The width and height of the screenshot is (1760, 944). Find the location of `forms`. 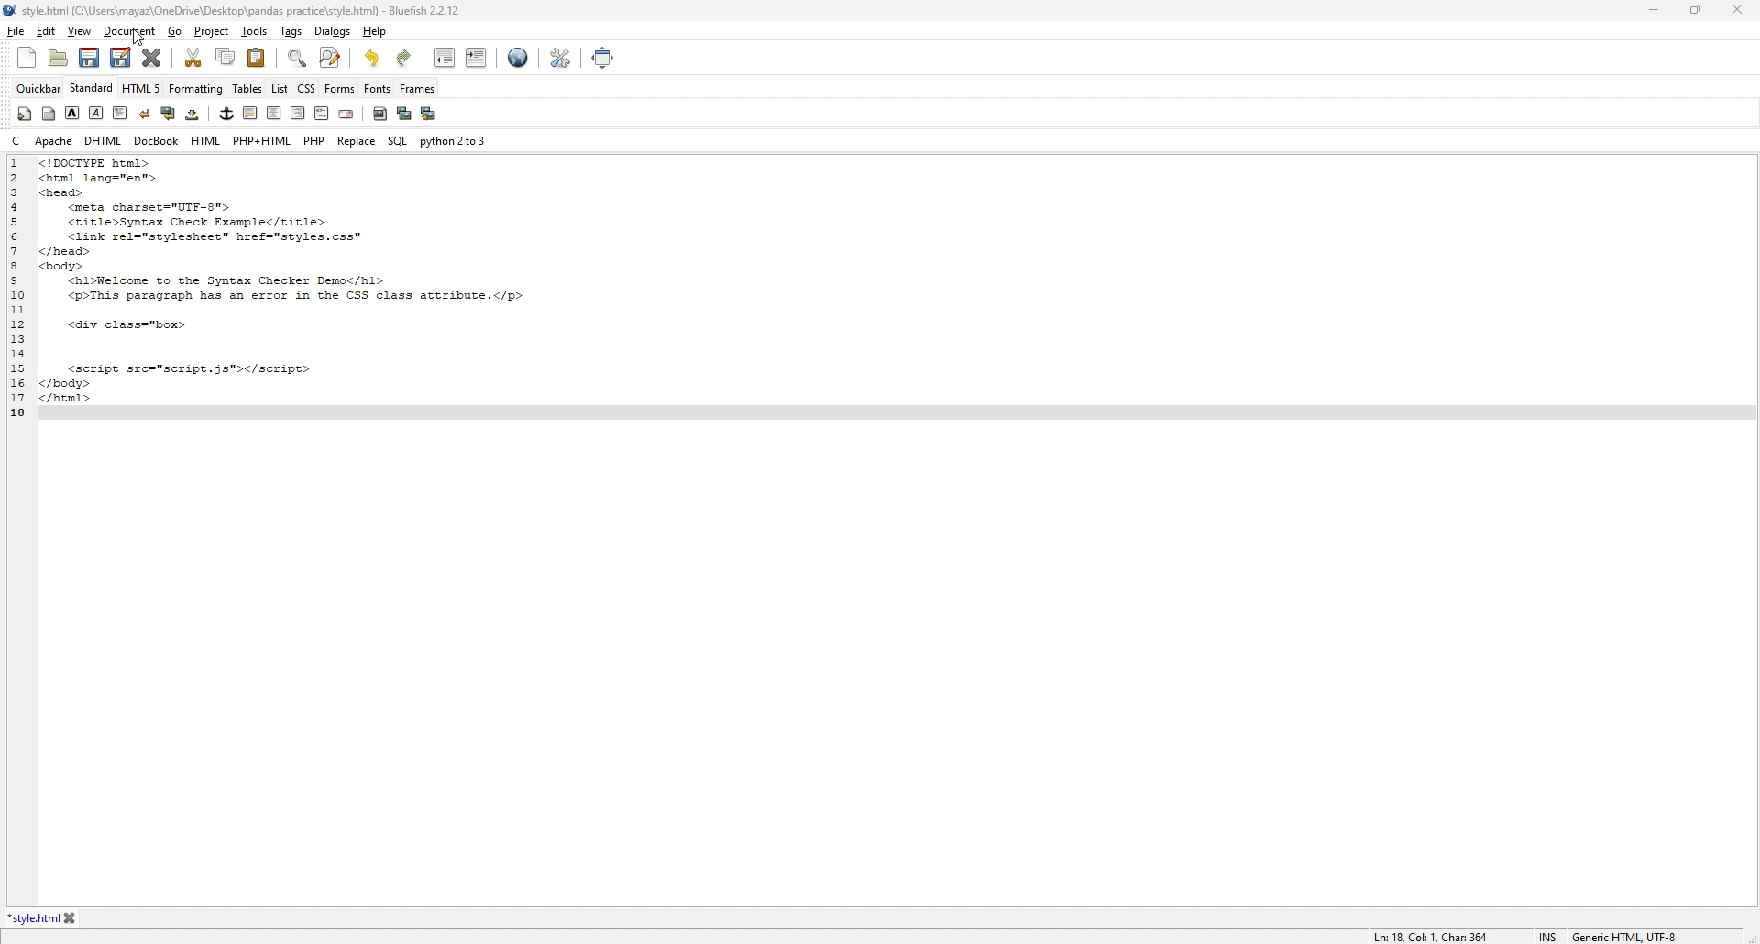

forms is located at coordinates (340, 87).